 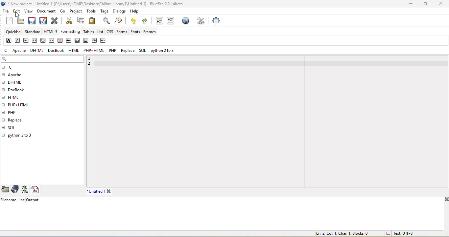 What do you see at coordinates (110, 32) in the screenshot?
I see `css` at bounding box center [110, 32].